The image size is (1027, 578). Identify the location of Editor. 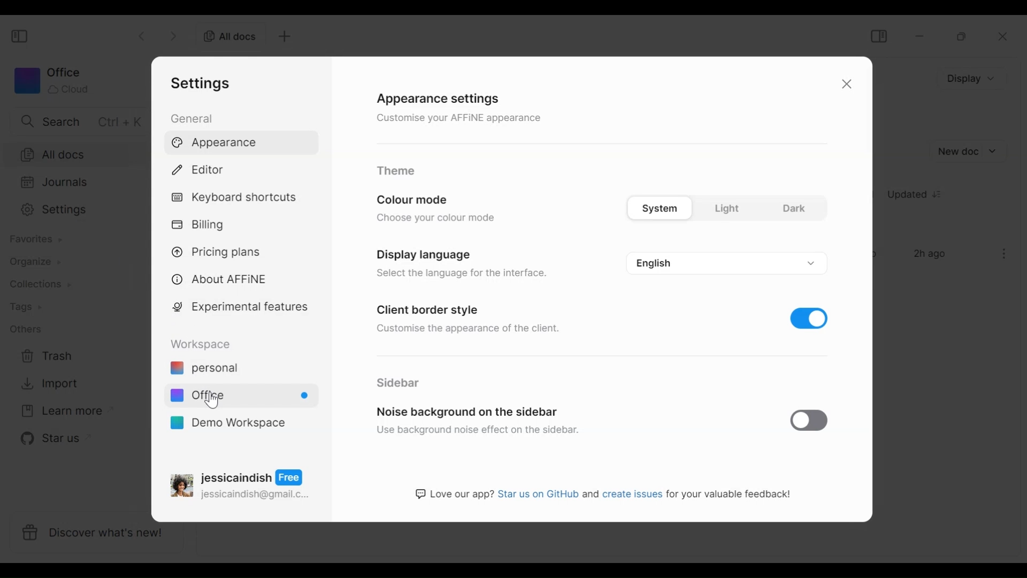
(203, 168).